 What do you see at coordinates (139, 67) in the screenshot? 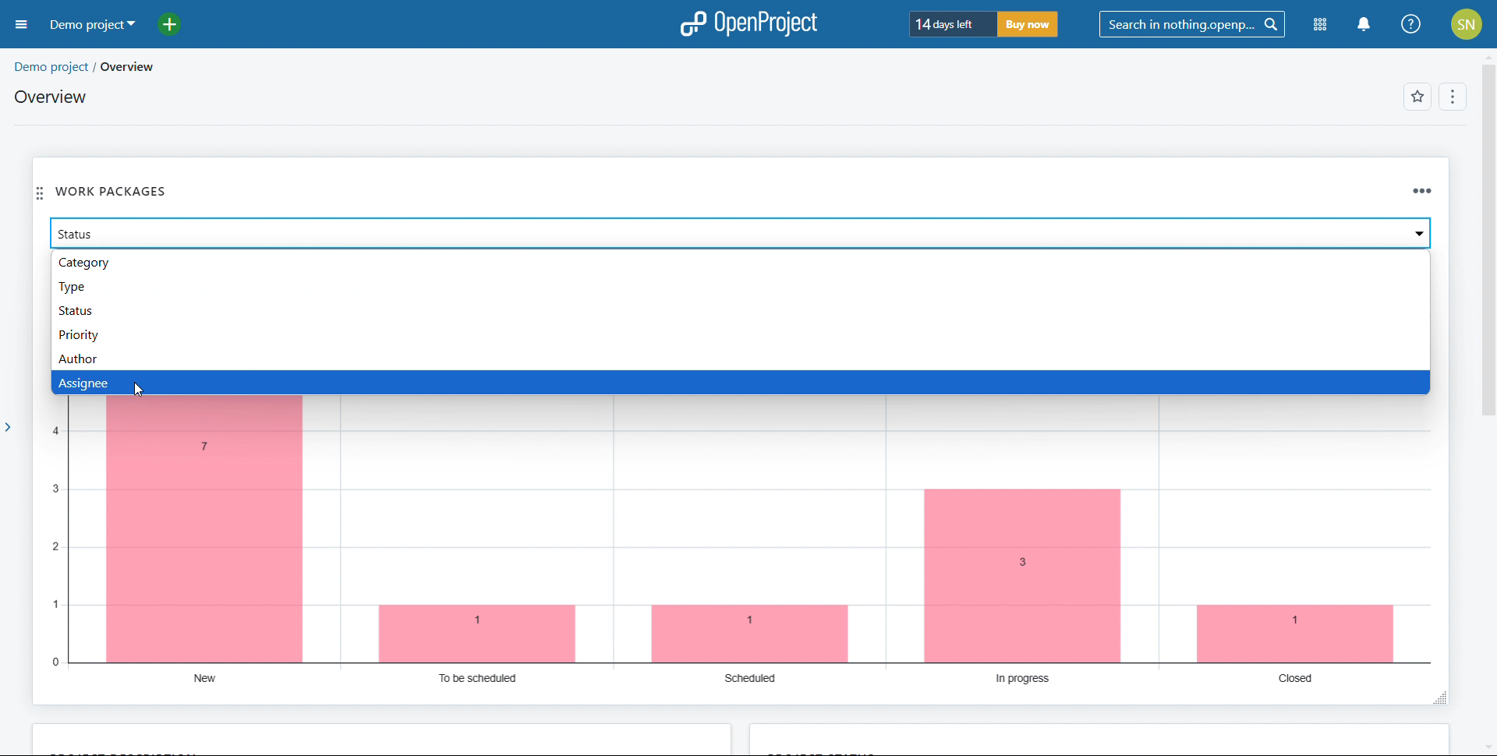
I see `overview` at bounding box center [139, 67].